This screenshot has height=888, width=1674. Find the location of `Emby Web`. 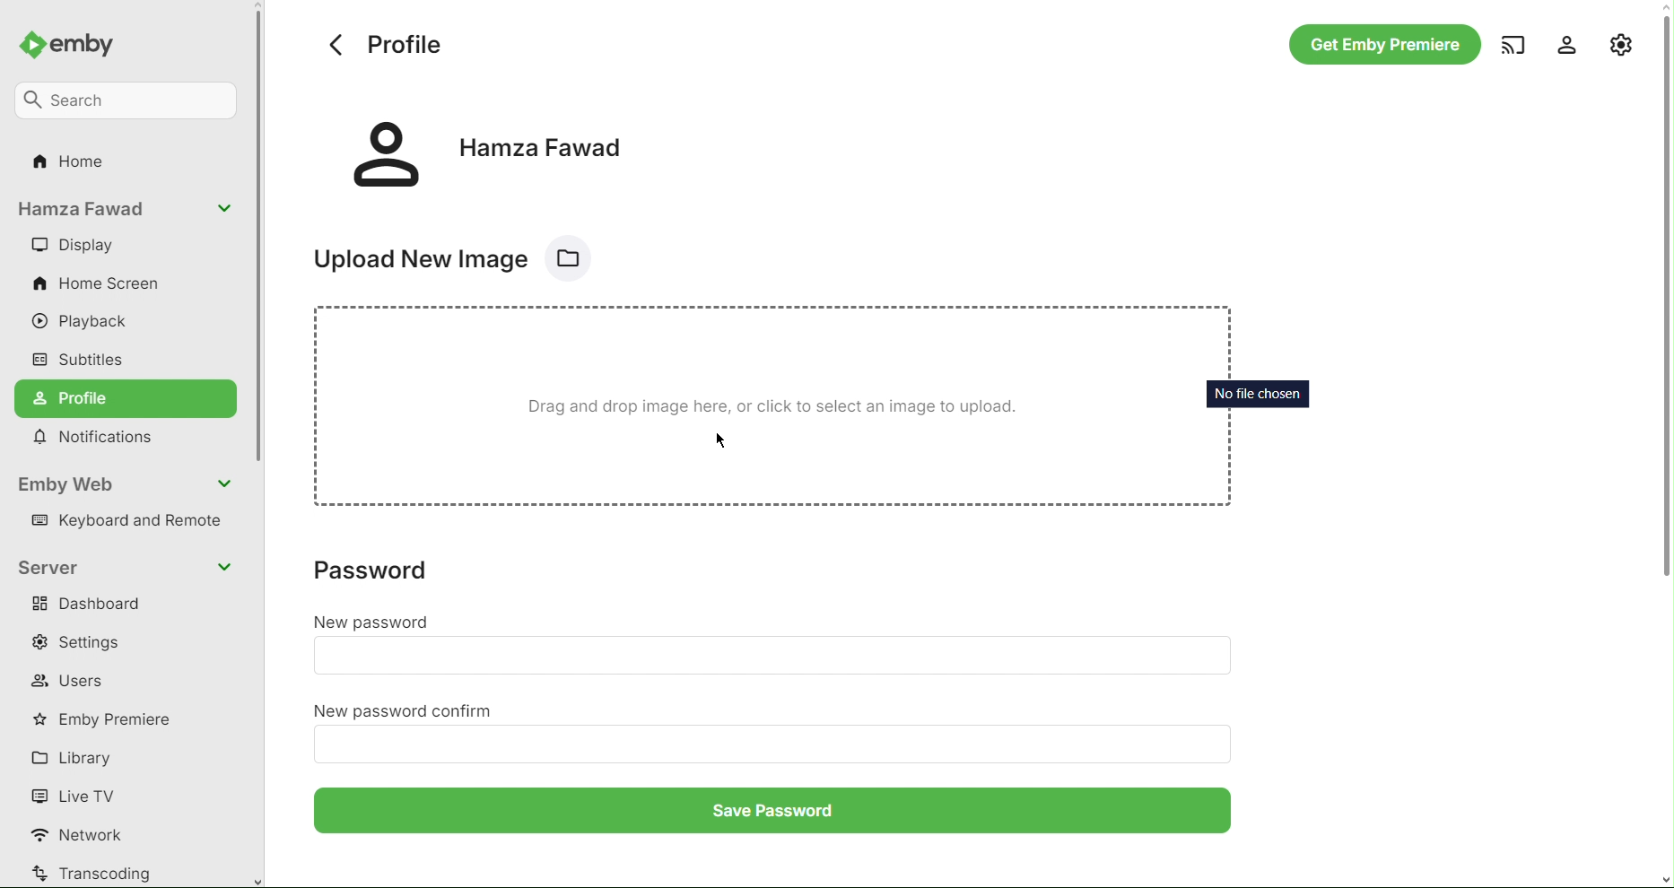

Emby Web is located at coordinates (127, 484).